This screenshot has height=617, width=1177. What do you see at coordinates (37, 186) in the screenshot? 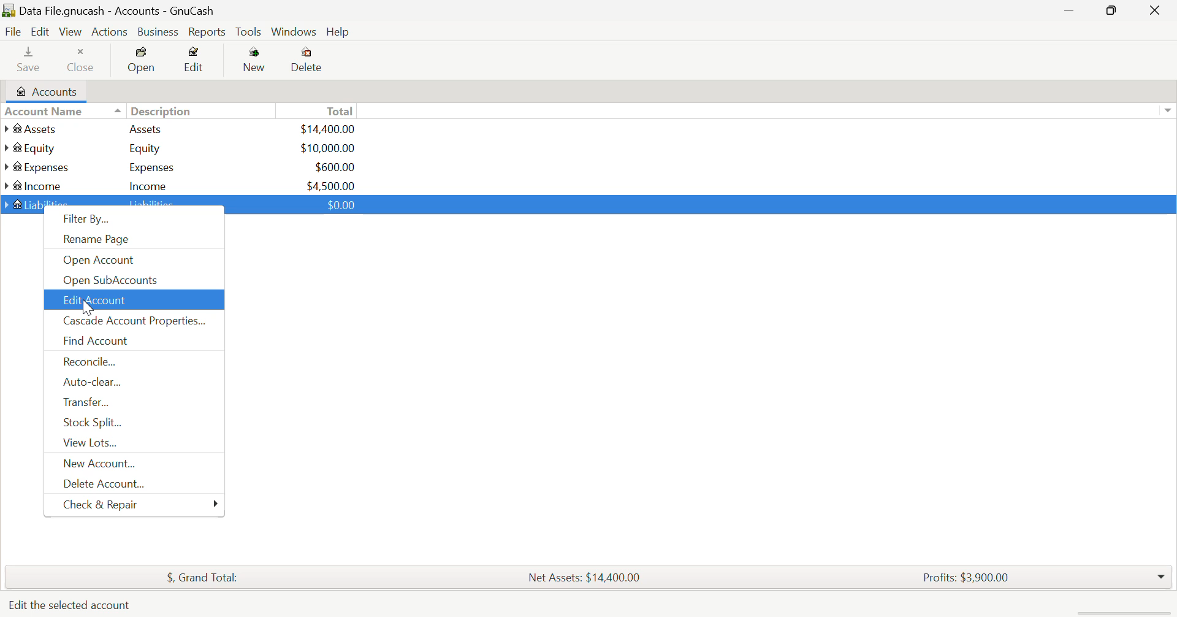
I see `Income Account` at bounding box center [37, 186].